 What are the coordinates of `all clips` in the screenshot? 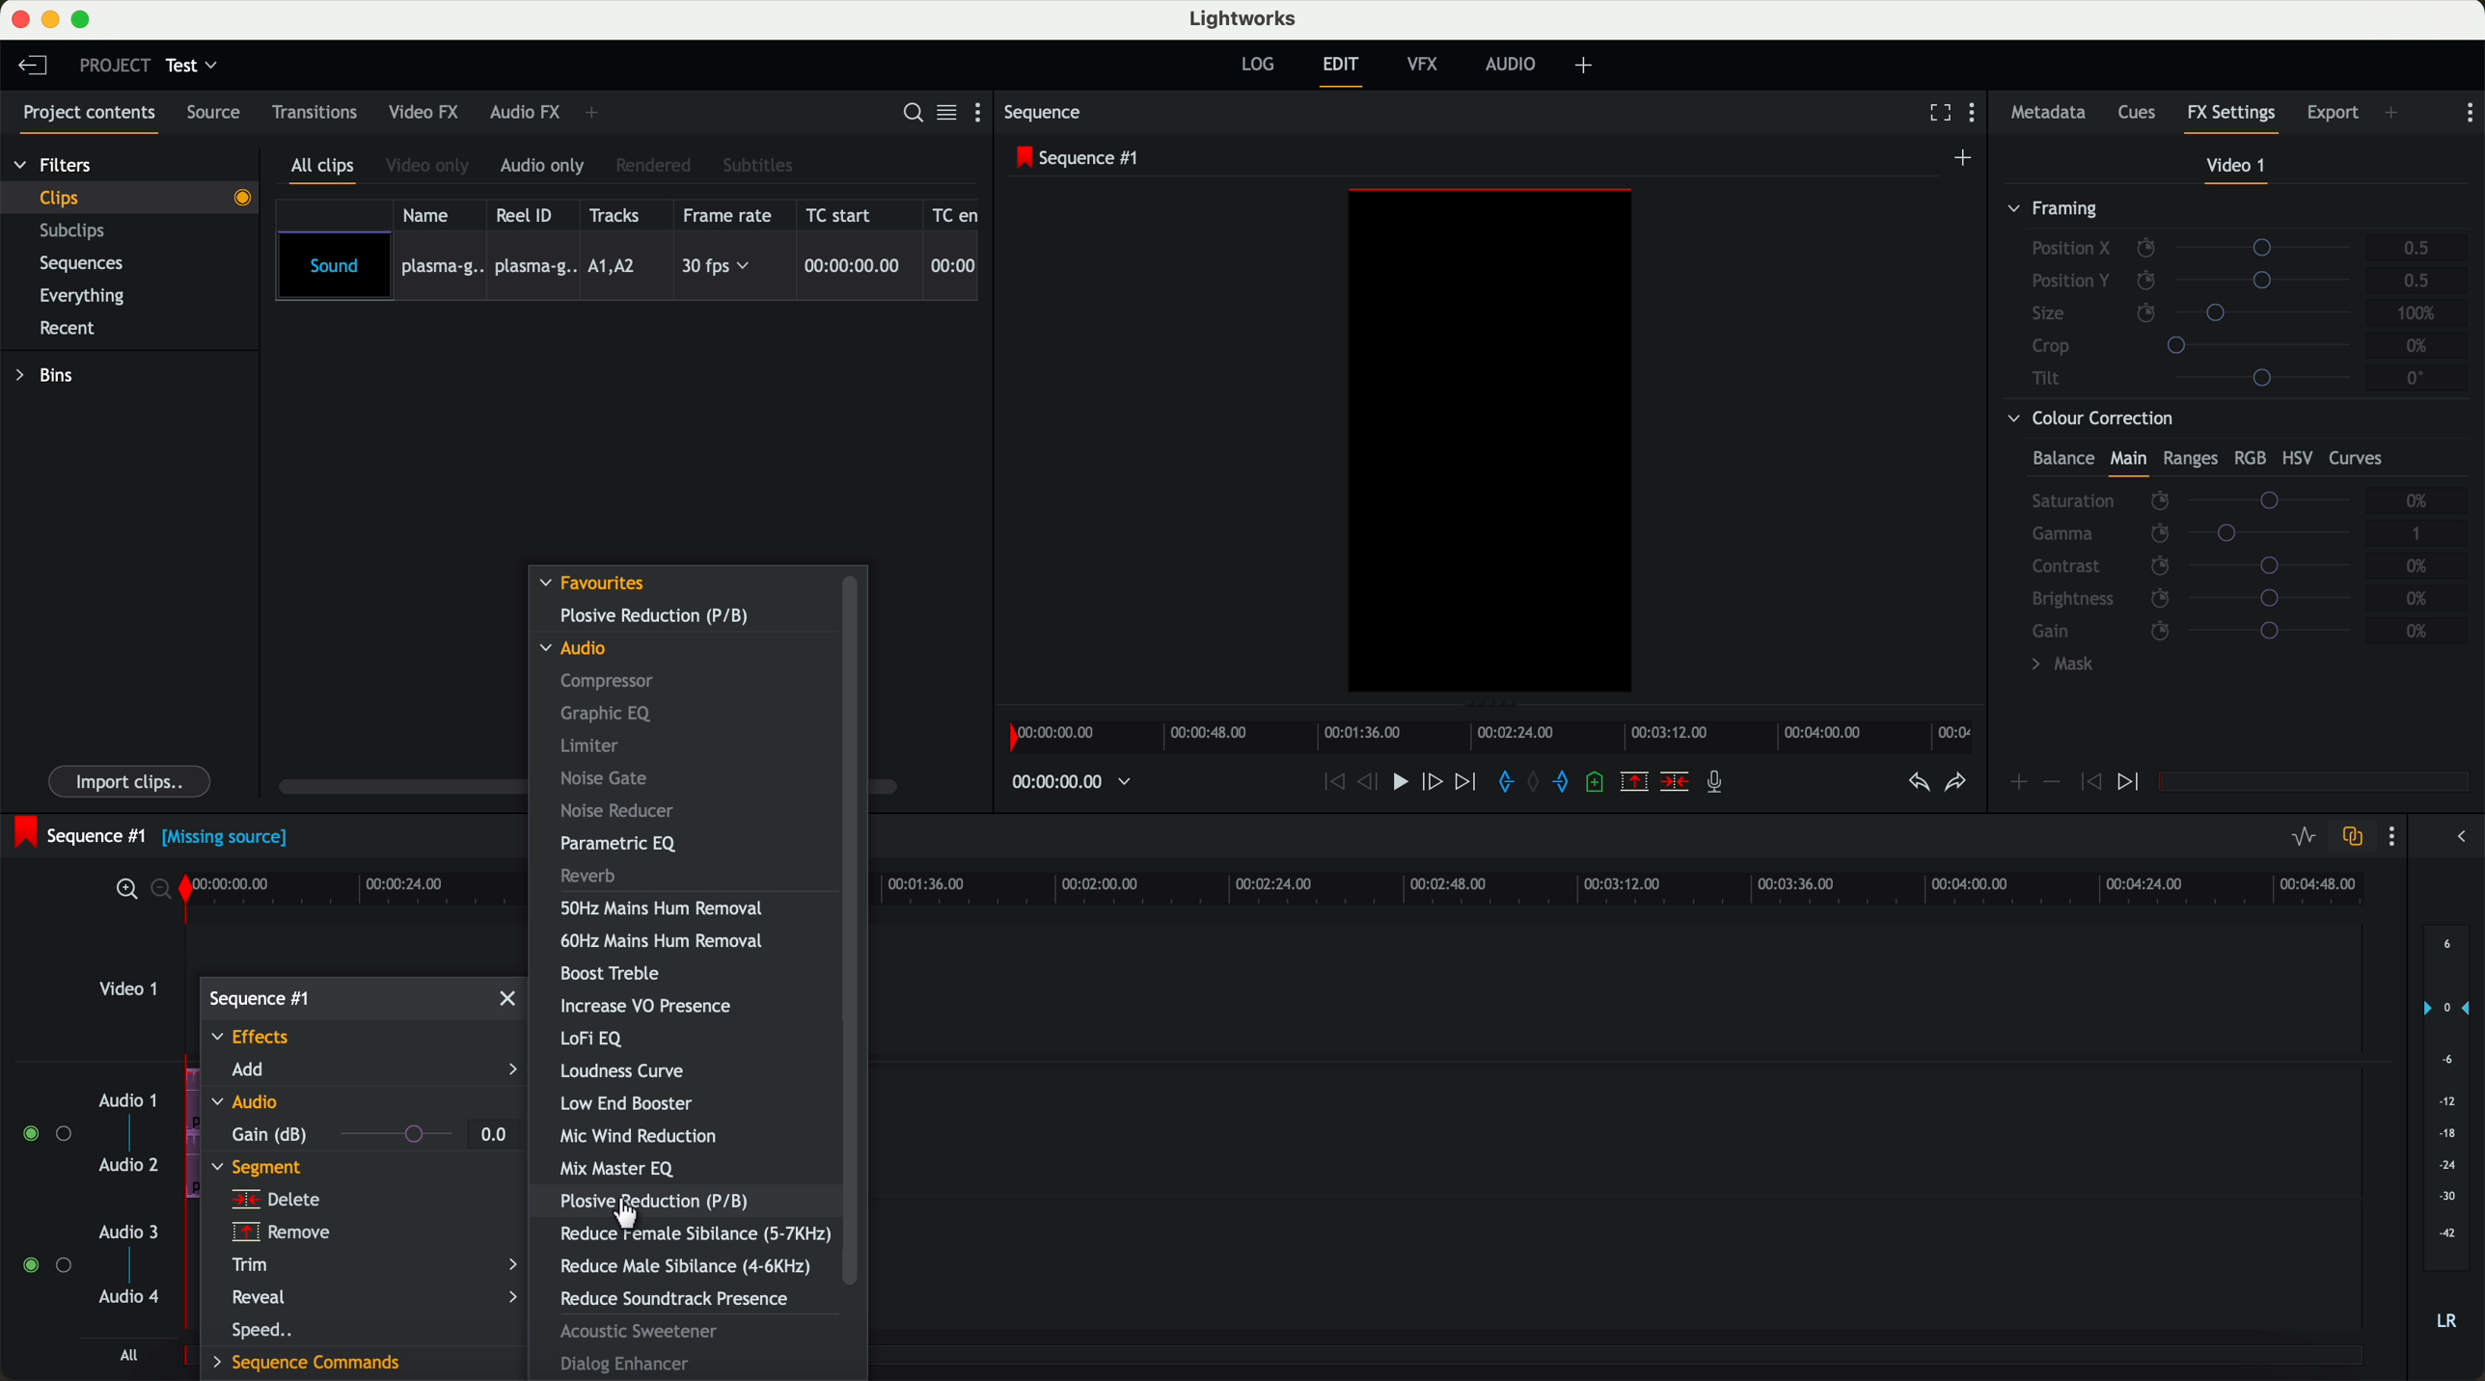 It's located at (327, 169).